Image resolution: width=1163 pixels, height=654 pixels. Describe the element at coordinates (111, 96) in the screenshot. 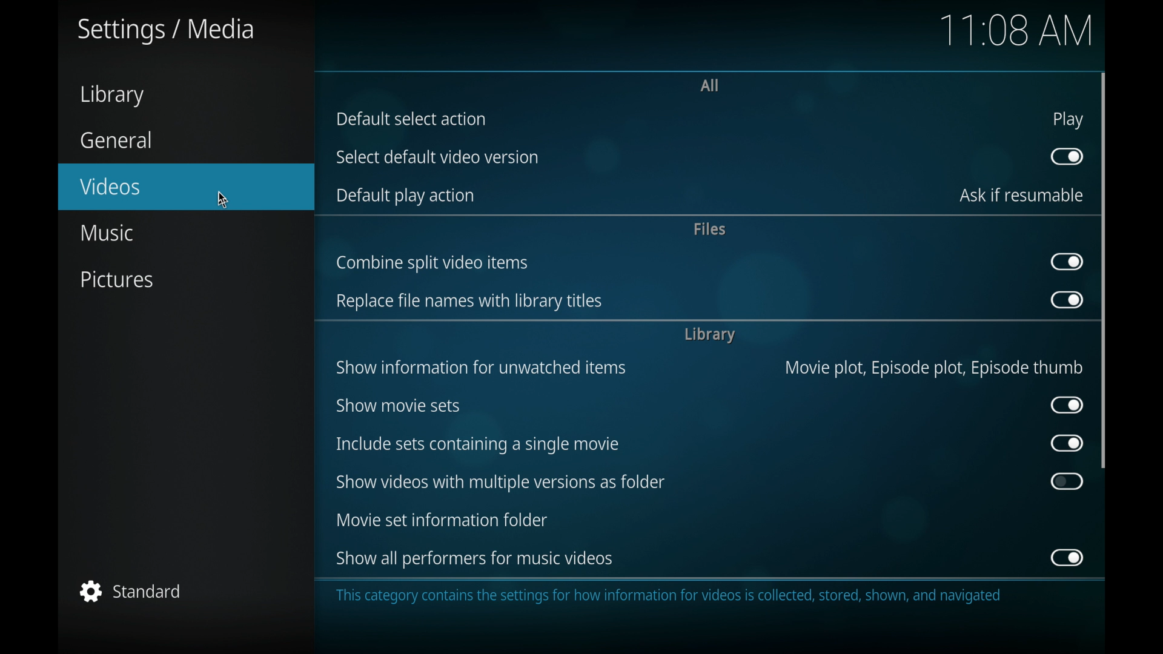

I see `library` at that location.